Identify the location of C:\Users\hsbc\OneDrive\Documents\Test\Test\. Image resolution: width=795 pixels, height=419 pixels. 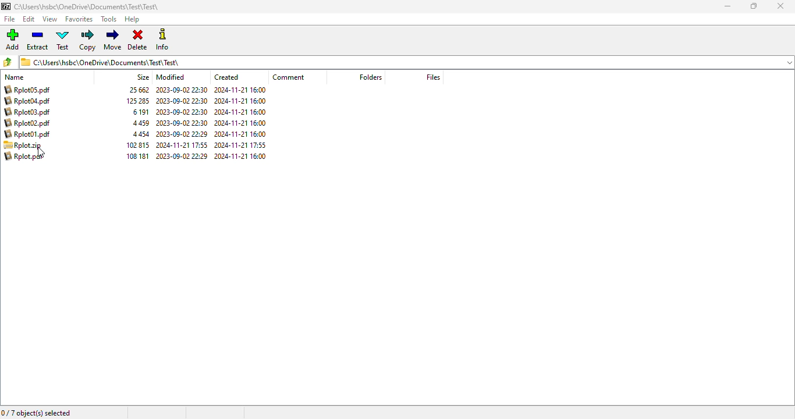
(84, 7).